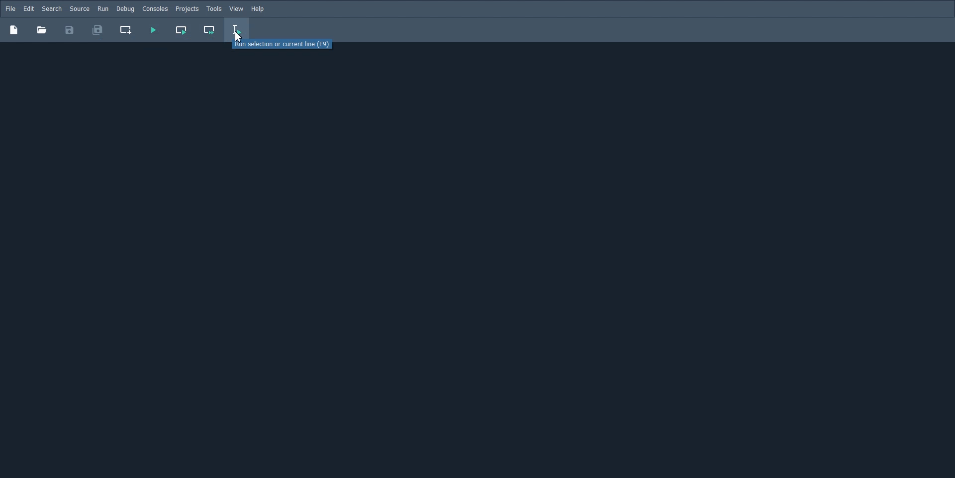 This screenshot has height=478, width=955. What do you see at coordinates (208, 30) in the screenshot?
I see `Run Current cell and go to next cell` at bounding box center [208, 30].